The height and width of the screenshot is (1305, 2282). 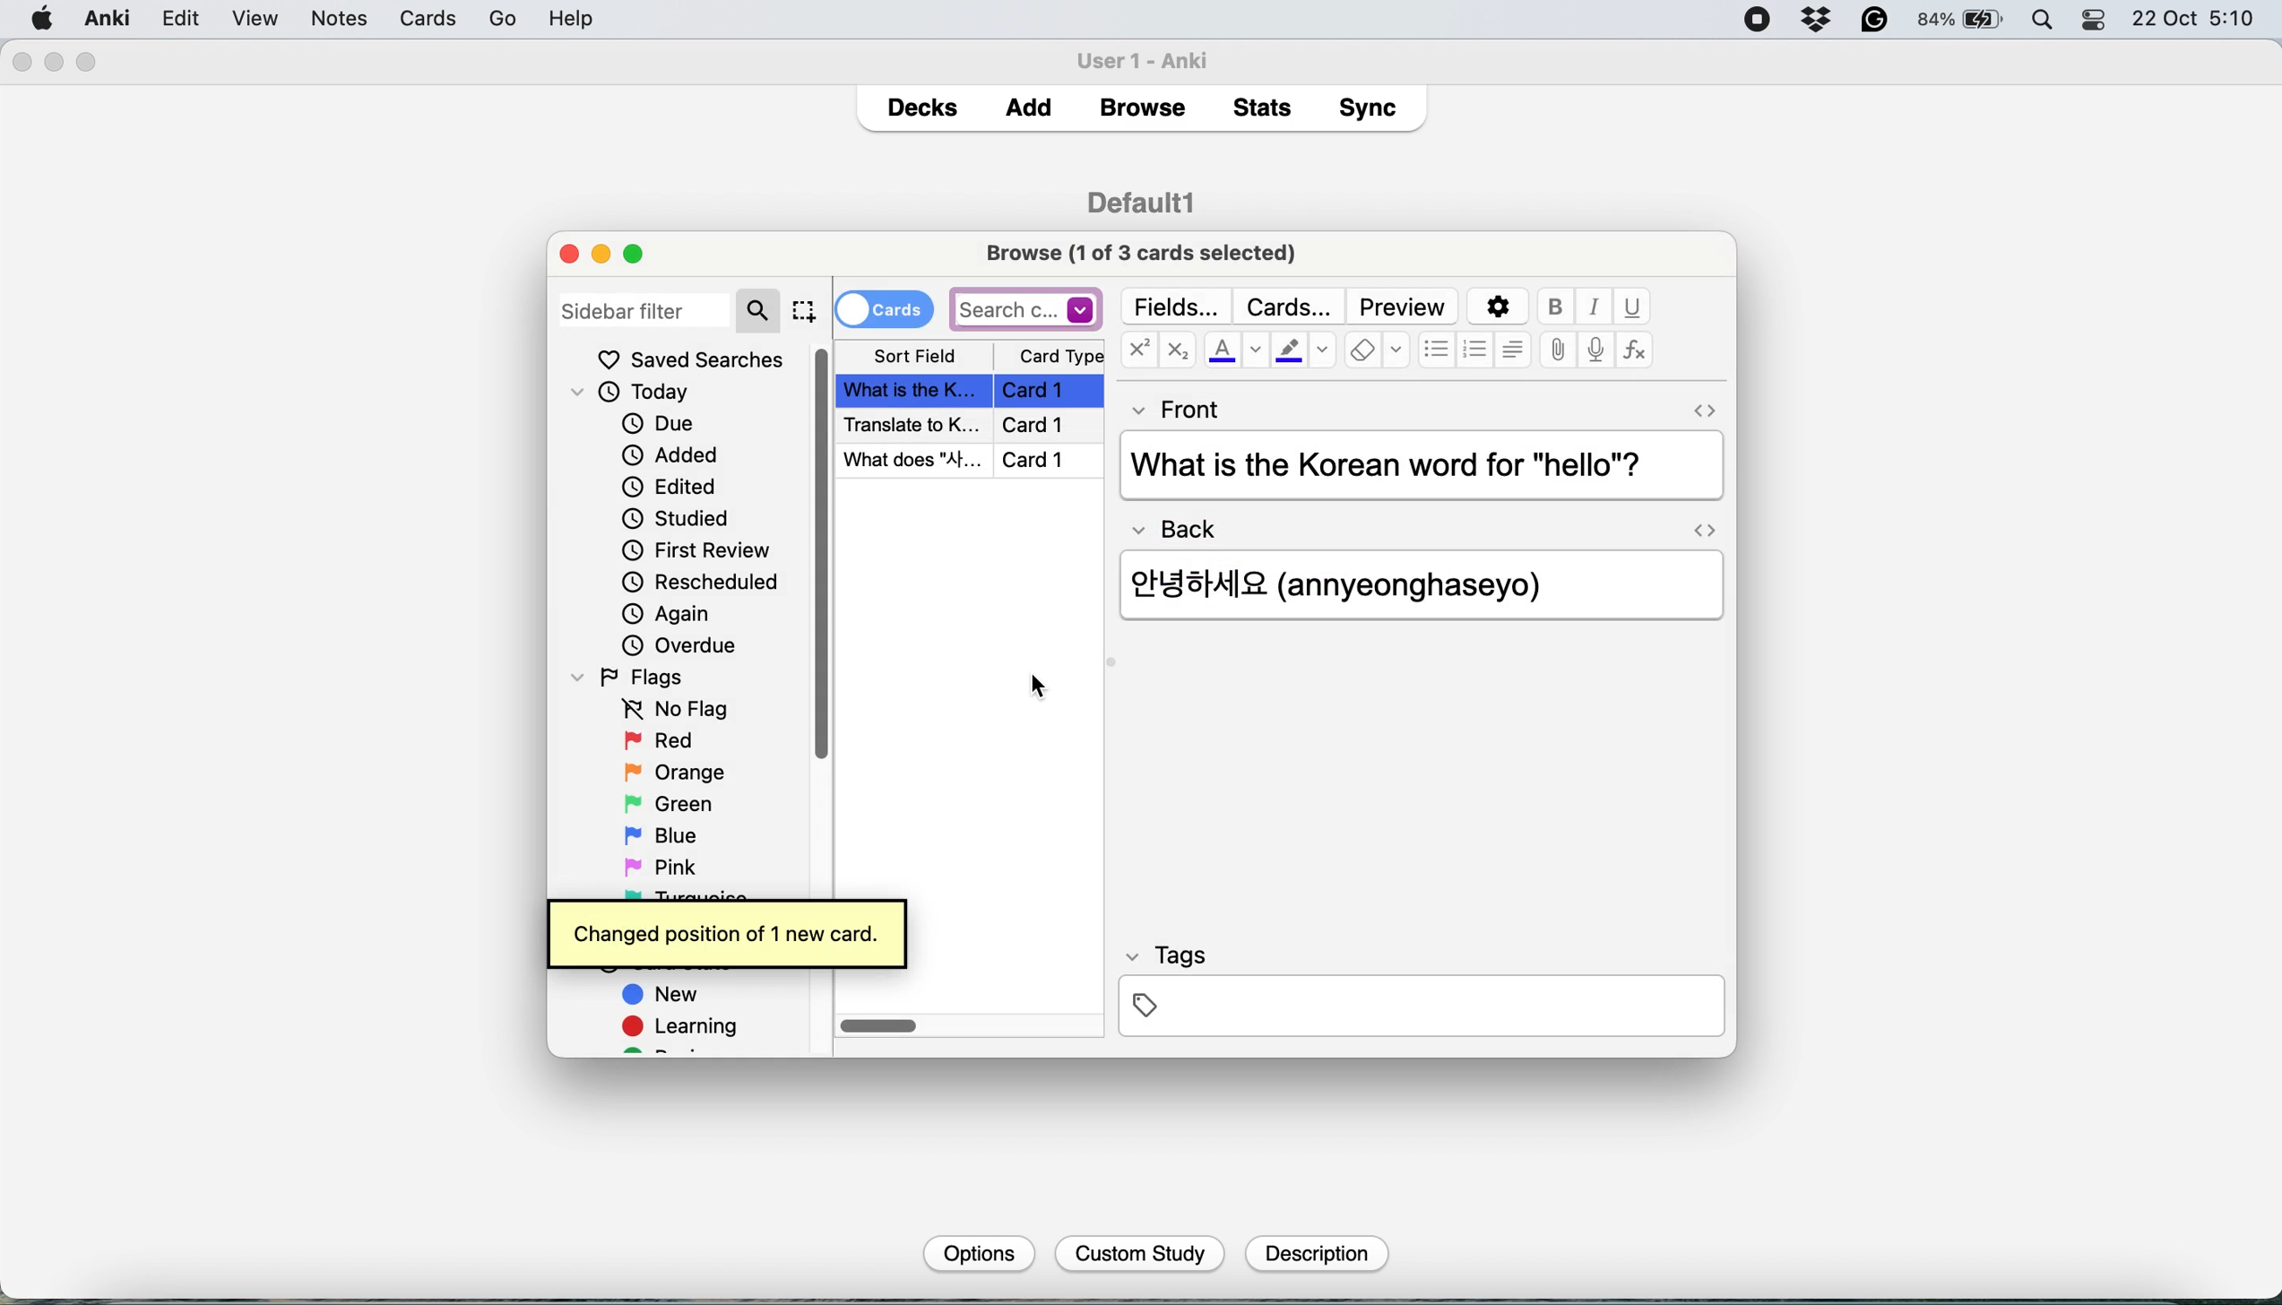 What do you see at coordinates (1632, 307) in the screenshot?
I see `underline` at bounding box center [1632, 307].